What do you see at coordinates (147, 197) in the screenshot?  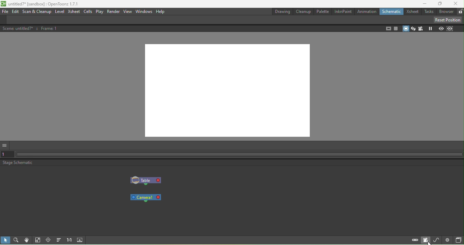 I see `Camera1` at bounding box center [147, 197].